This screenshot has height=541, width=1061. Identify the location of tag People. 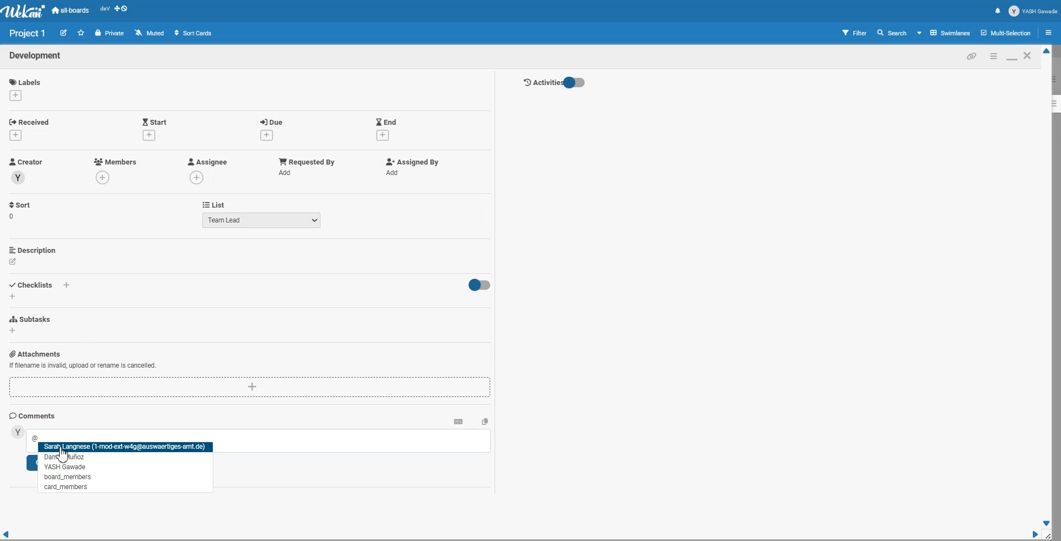
(69, 476).